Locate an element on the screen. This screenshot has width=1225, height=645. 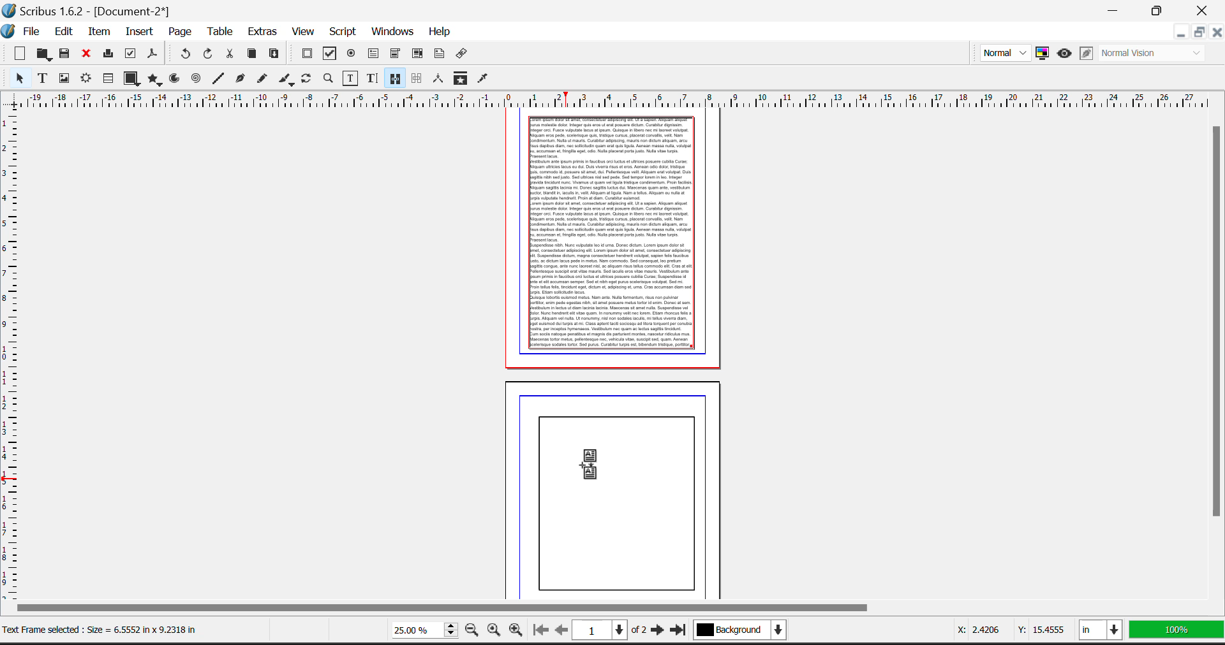
Minimize is located at coordinates (1198, 34).